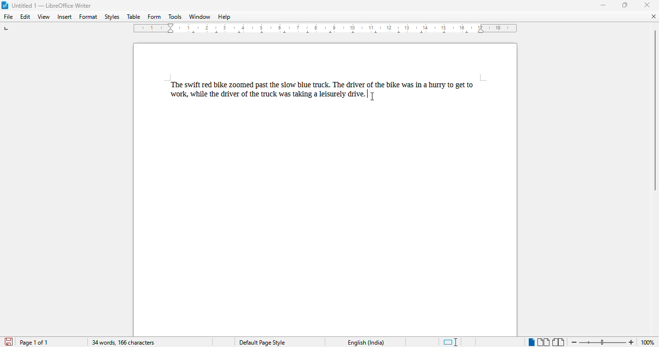 The image size is (659, 347). I want to click on zoom in, so click(632, 342).